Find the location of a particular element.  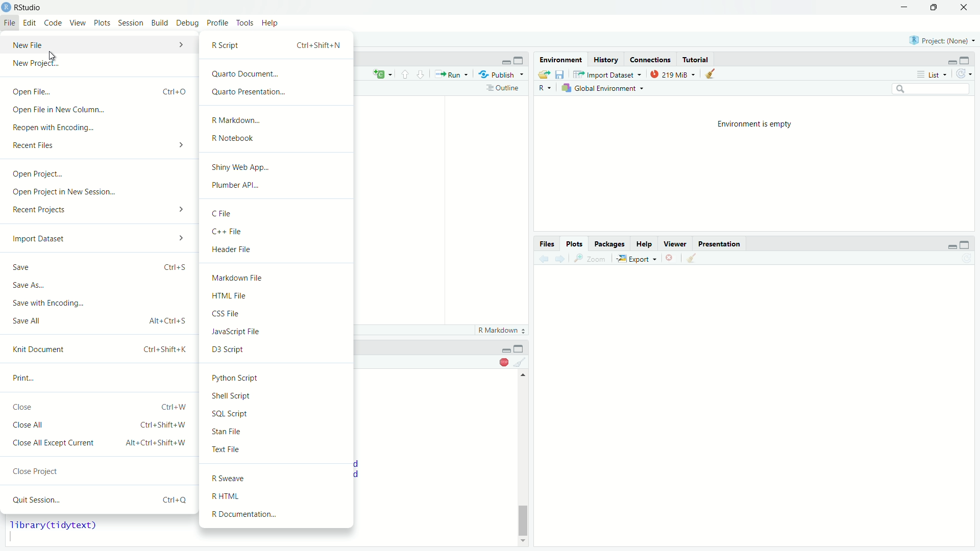

Edit is located at coordinates (29, 23).